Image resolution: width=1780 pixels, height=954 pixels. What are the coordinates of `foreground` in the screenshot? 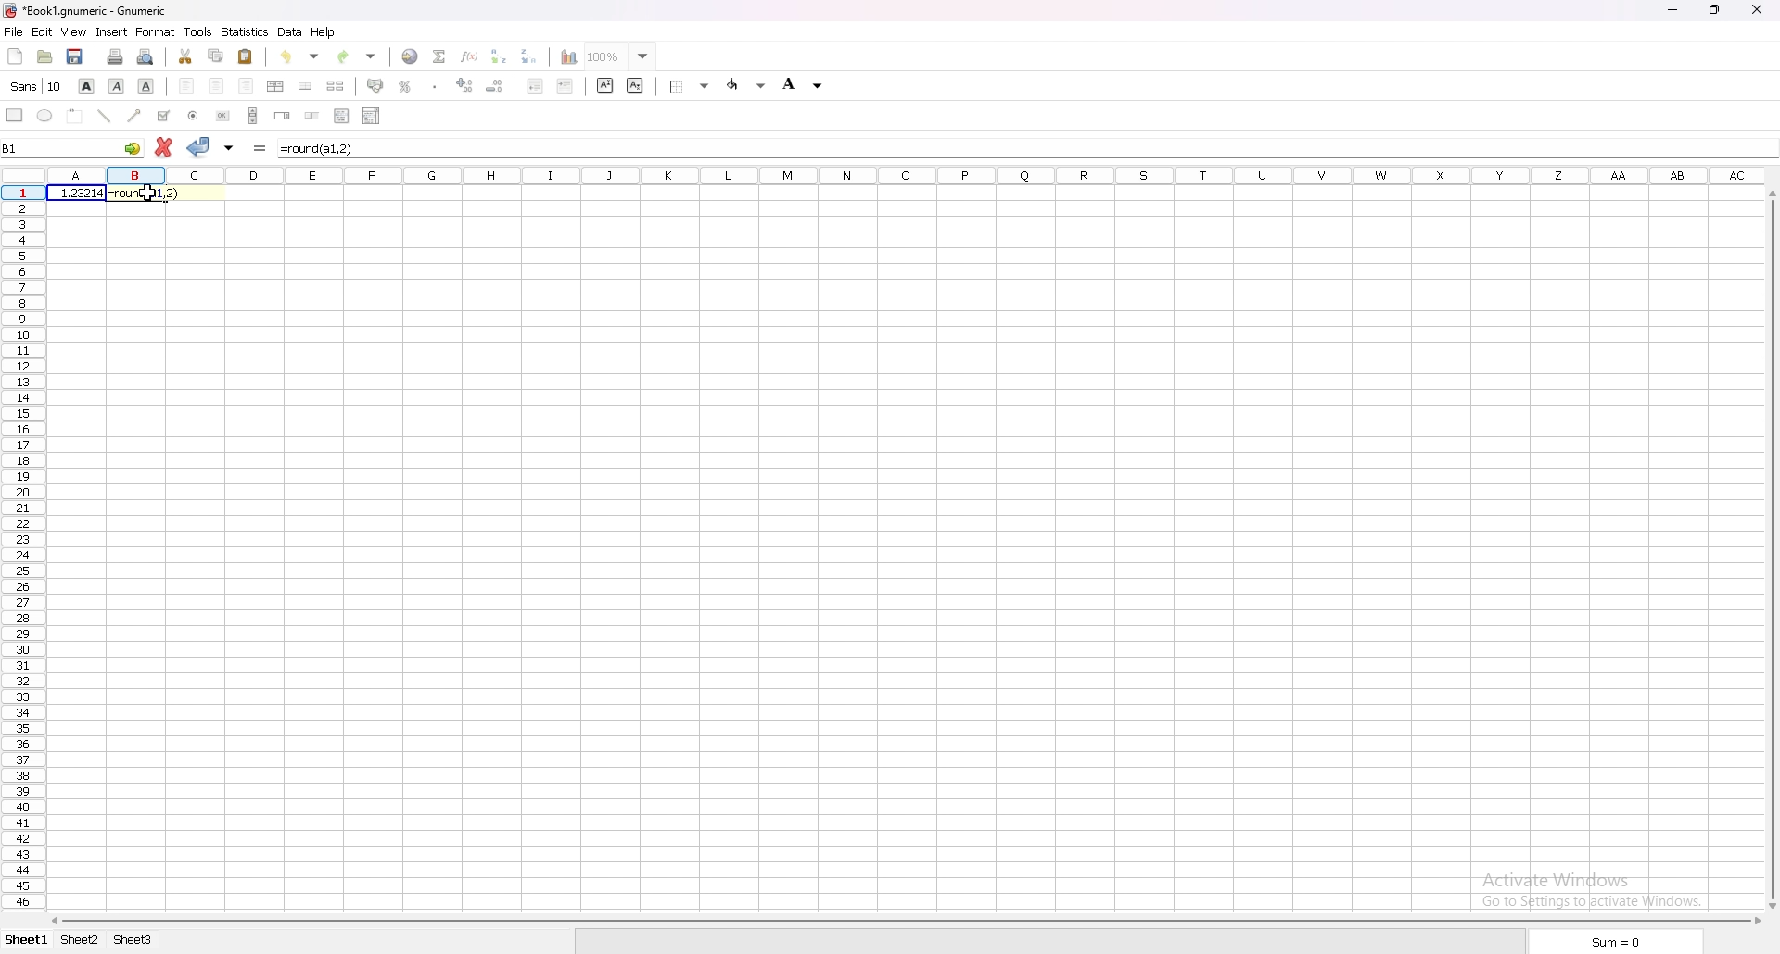 It's located at (746, 85).